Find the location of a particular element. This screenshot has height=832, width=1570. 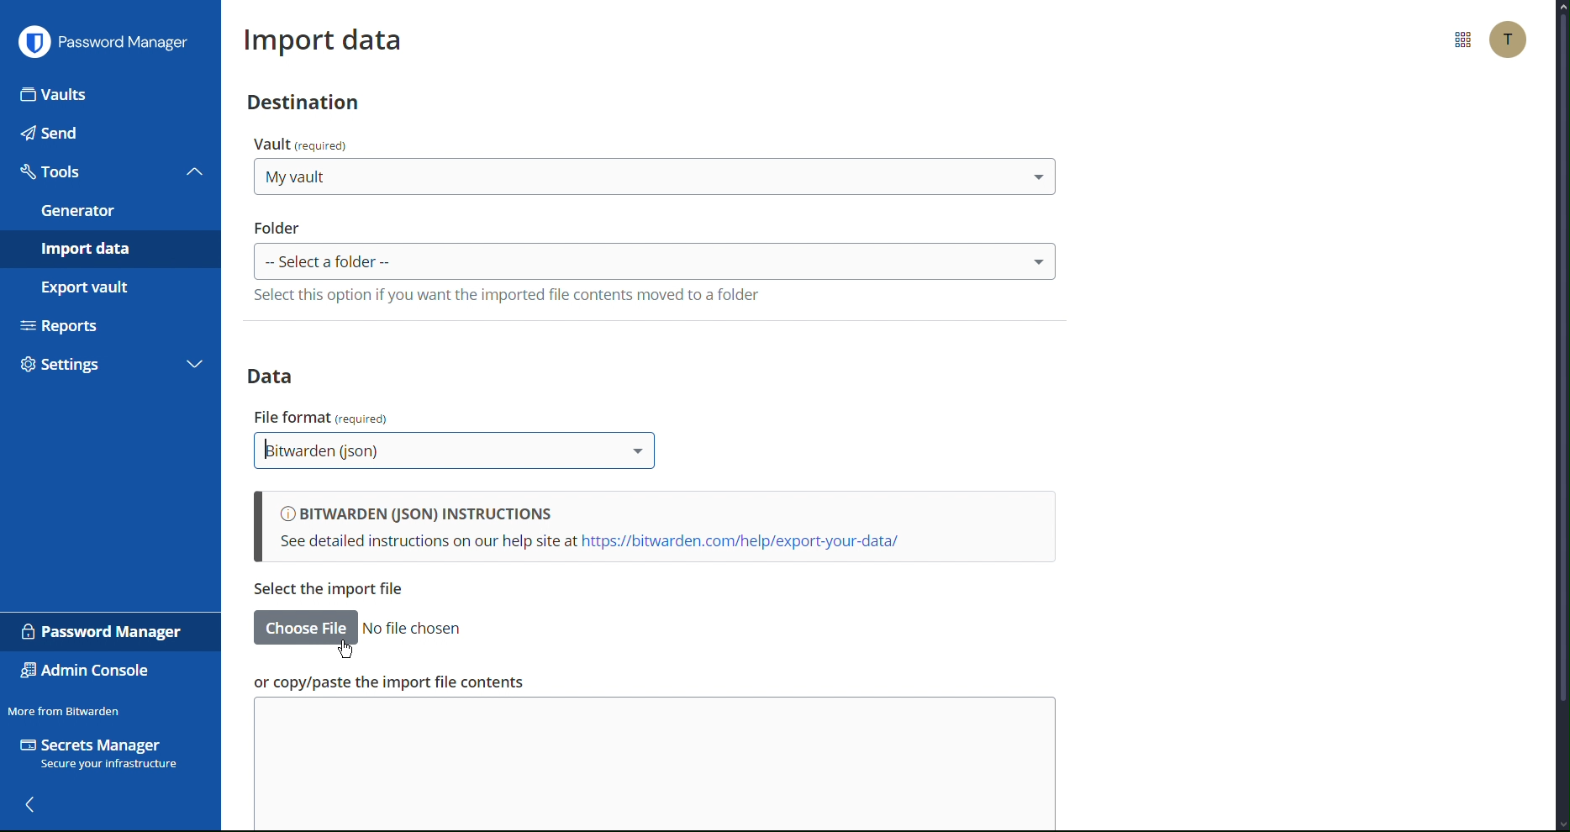

cursor is located at coordinates (385, 465).